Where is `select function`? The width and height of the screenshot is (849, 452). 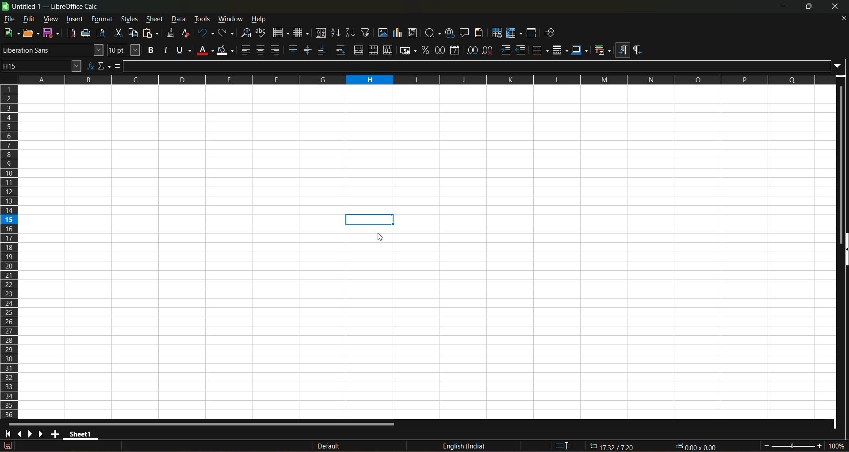
select function is located at coordinates (104, 65).